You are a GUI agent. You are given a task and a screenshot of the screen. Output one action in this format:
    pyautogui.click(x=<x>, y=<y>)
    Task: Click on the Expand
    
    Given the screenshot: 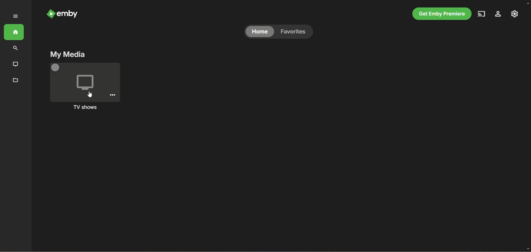 What is the action you would take?
    pyautogui.click(x=15, y=16)
    